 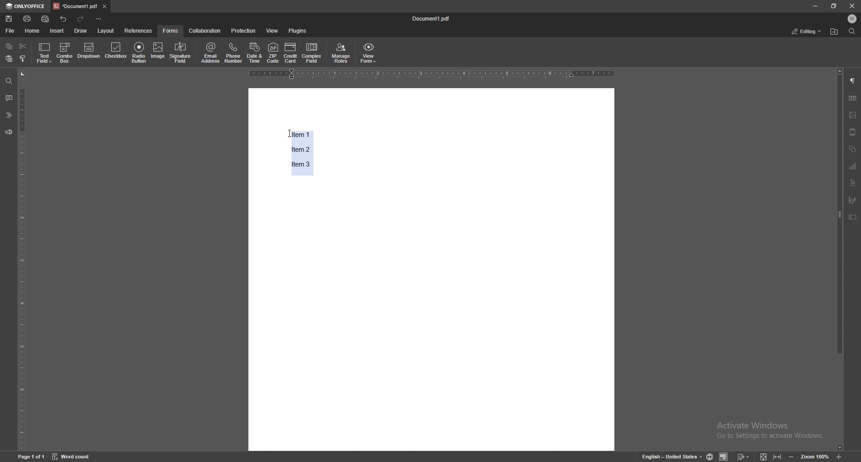 What do you see at coordinates (273, 30) in the screenshot?
I see `view` at bounding box center [273, 30].